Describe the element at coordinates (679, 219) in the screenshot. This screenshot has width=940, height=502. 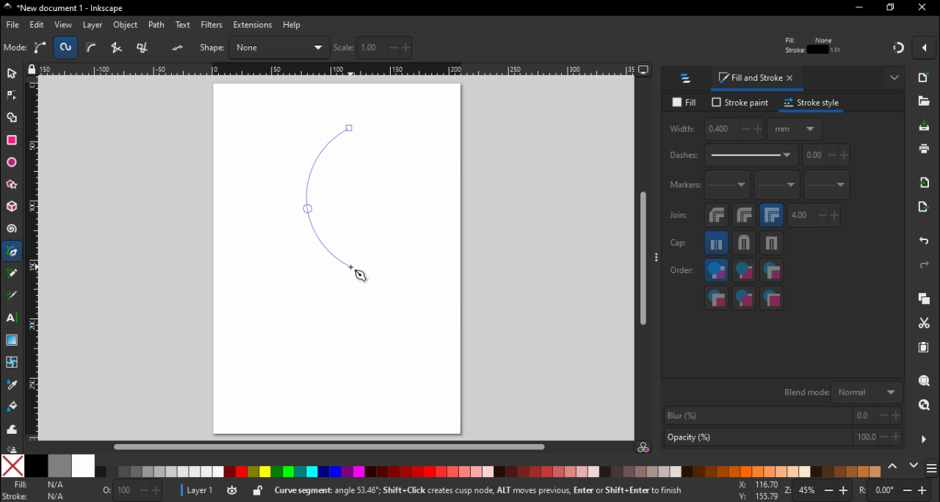
I see `join` at that location.